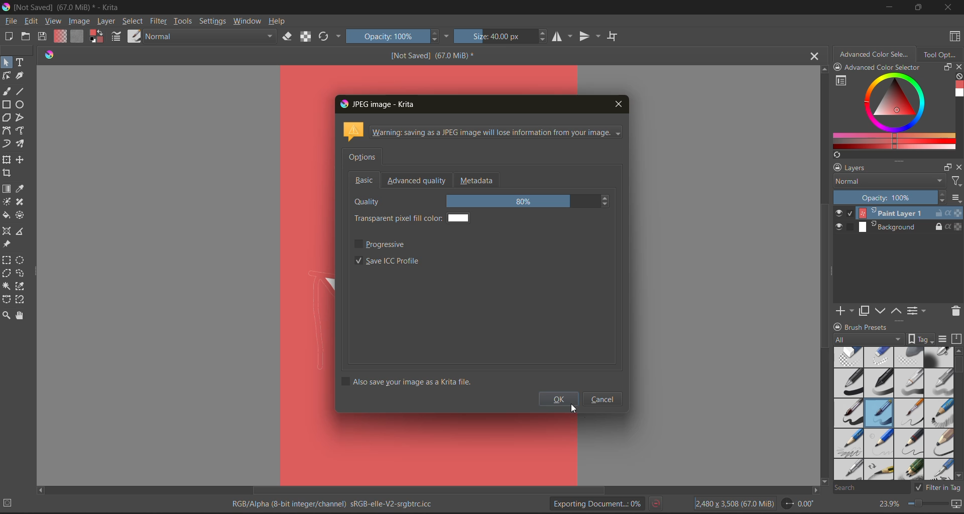  I want to click on tools, so click(6, 90).